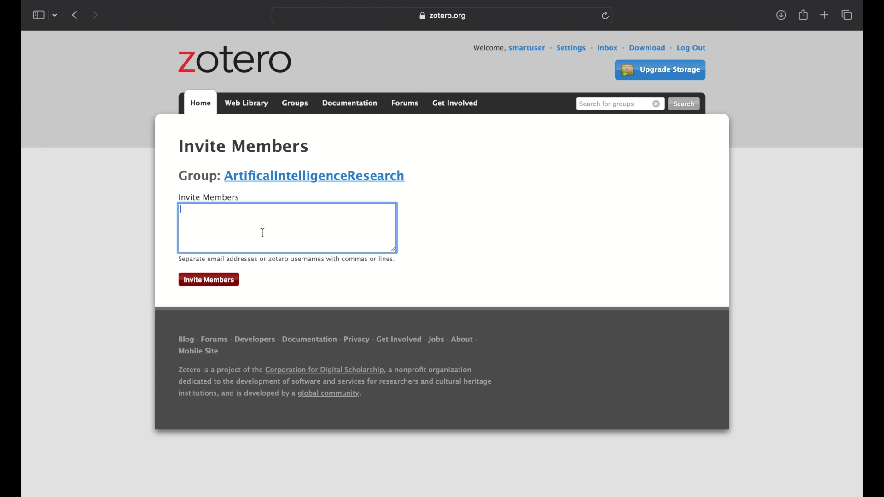 Image resolution: width=884 pixels, height=497 pixels. I want to click on upgrade settings, so click(660, 70).